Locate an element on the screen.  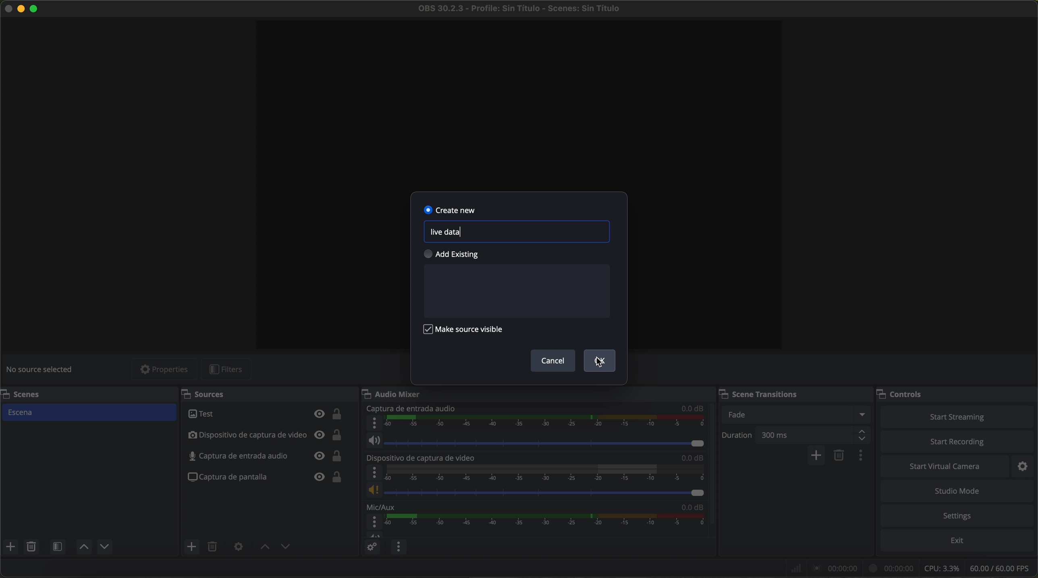
move sources up is located at coordinates (263, 547).